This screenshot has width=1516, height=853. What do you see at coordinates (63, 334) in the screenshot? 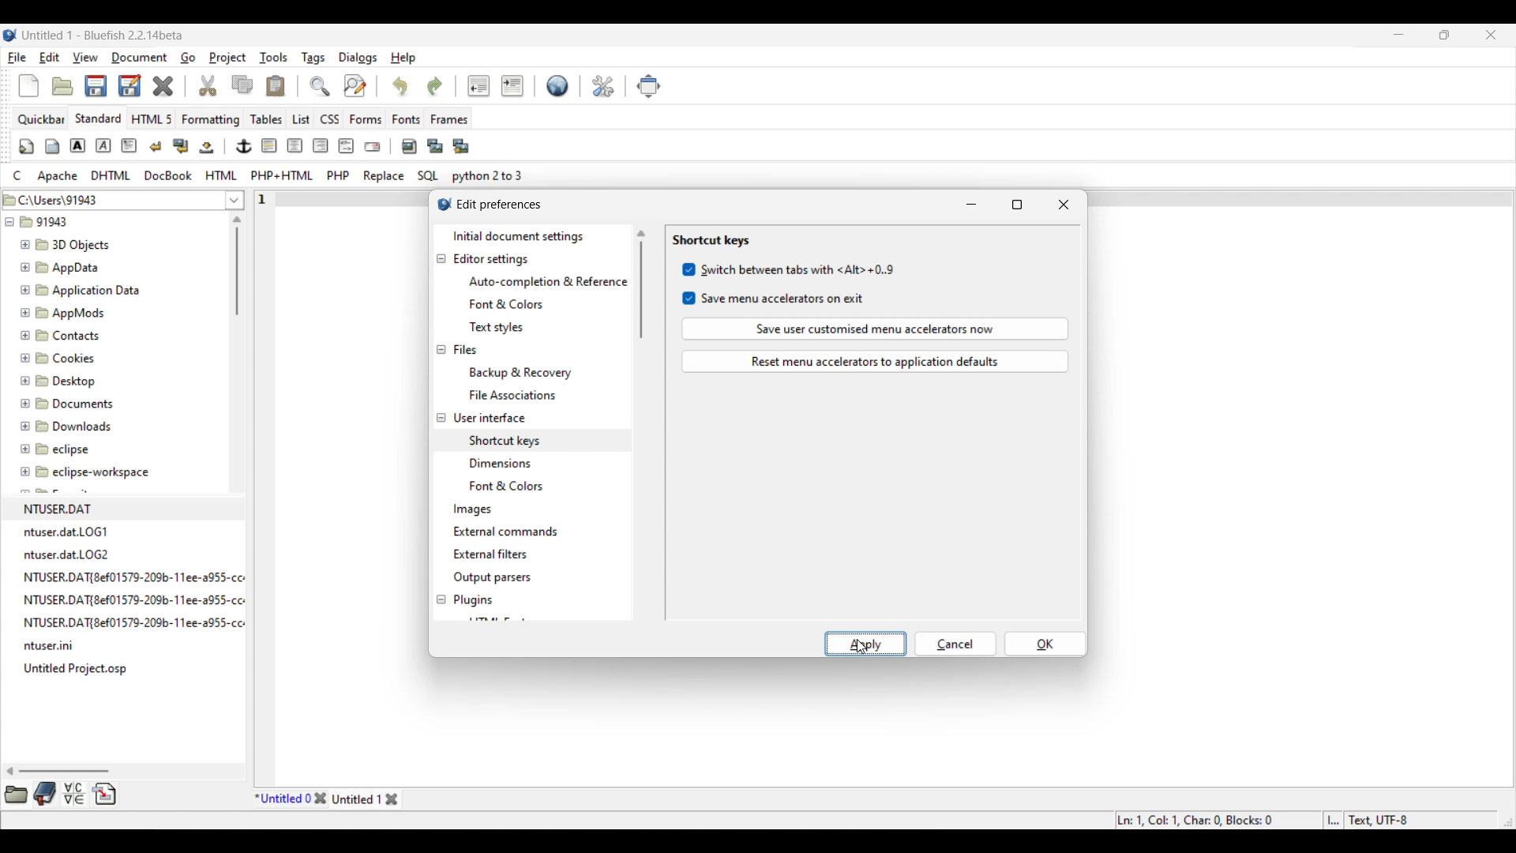
I see `Contacts` at bounding box center [63, 334].